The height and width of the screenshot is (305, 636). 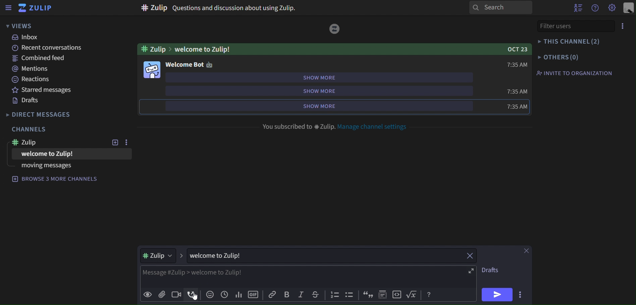 I want to click on reactions, so click(x=34, y=80).